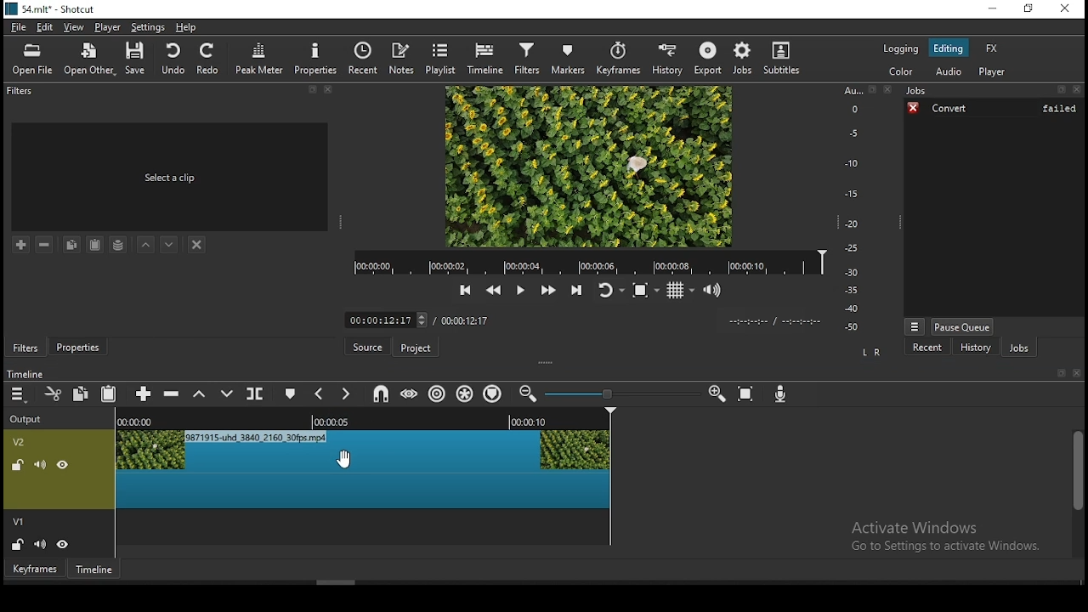 Image resolution: width=1088 pixels, height=612 pixels. Describe the element at coordinates (343, 460) in the screenshot. I see `cursor` at that location.